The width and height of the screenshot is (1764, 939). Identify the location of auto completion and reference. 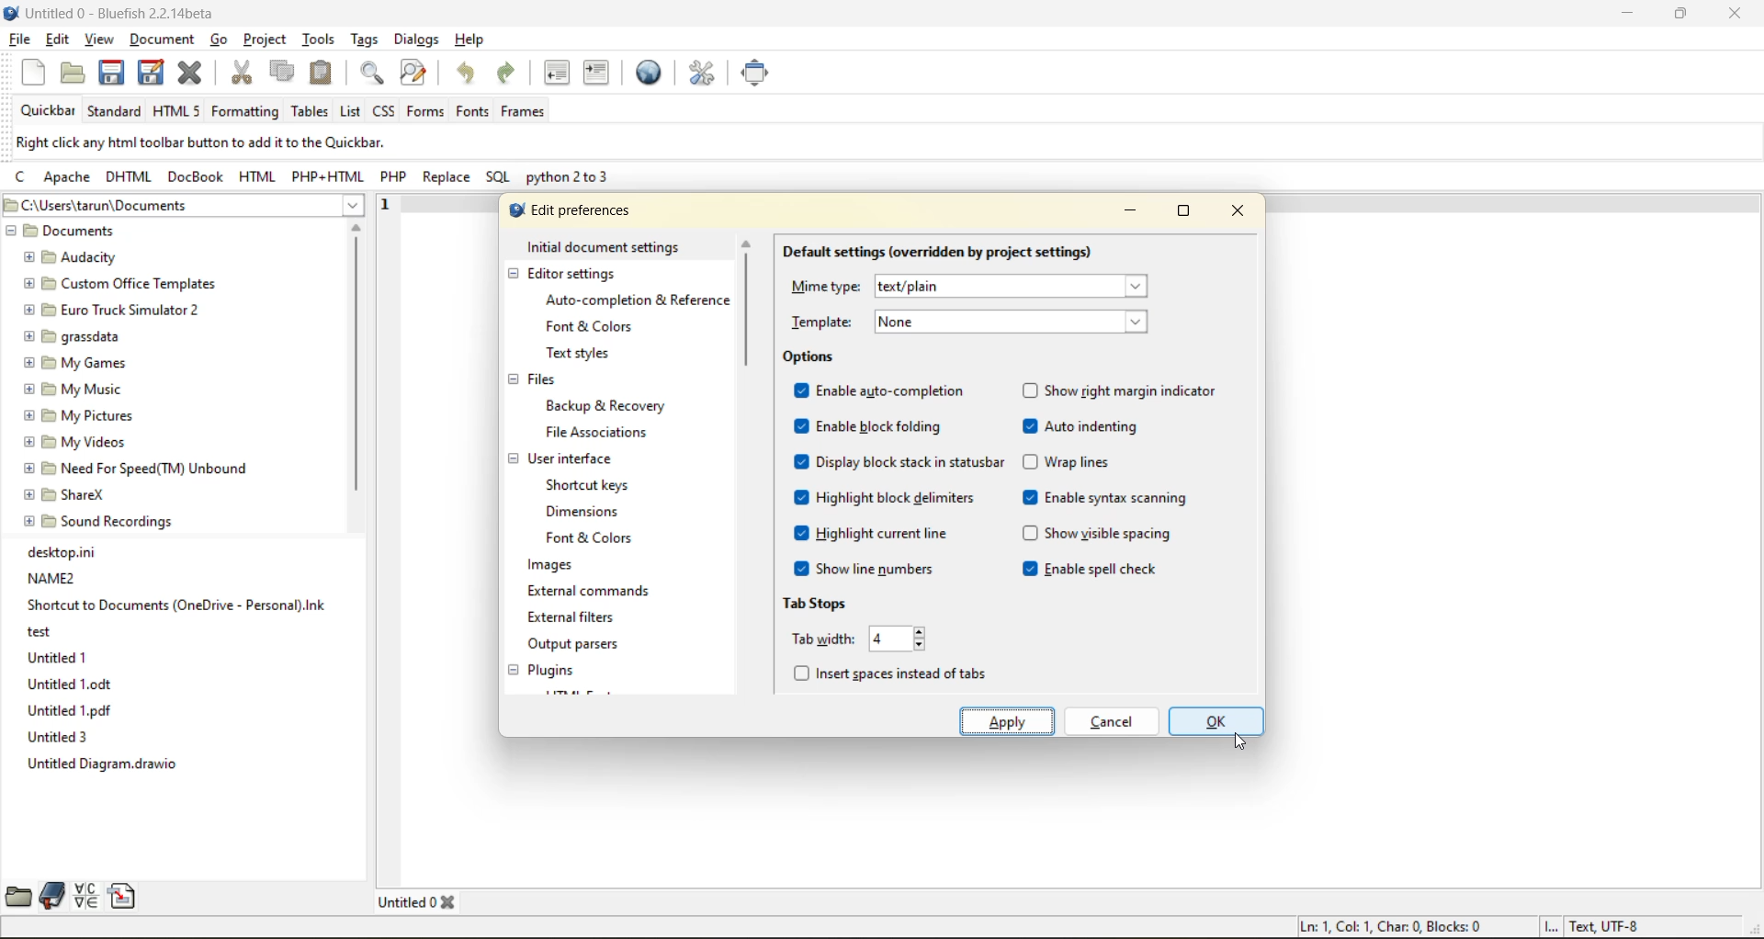
(631, 300).